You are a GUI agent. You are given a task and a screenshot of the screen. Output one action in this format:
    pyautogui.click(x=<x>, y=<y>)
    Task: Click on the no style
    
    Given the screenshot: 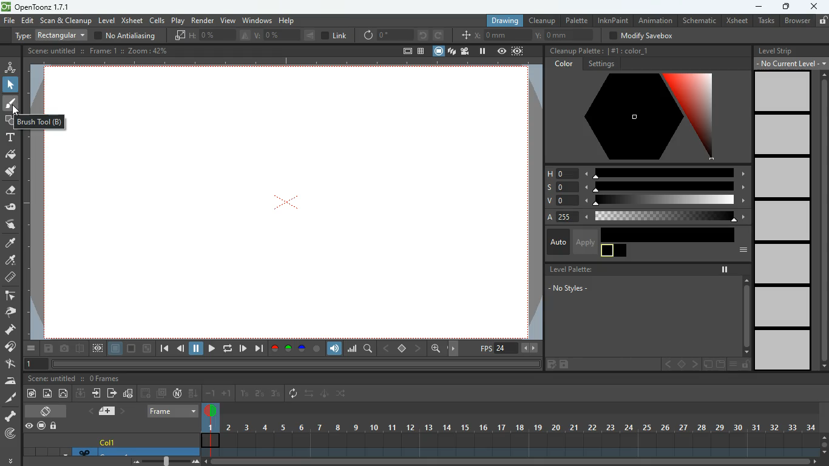 What is the action you would take?
    pyautogui.click(x=576, y=289)
    